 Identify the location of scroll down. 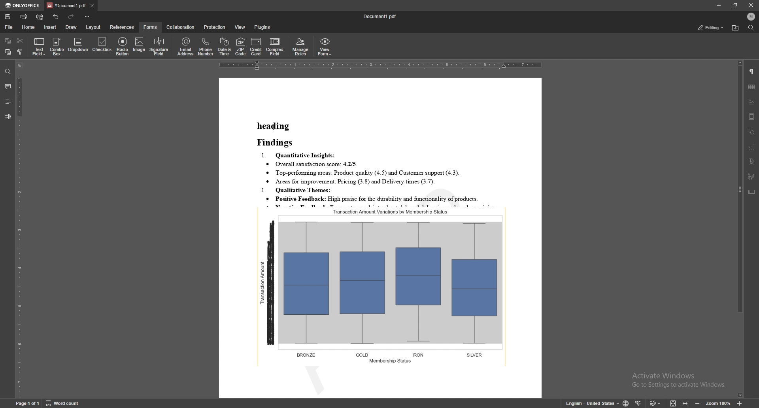
(740, 396).